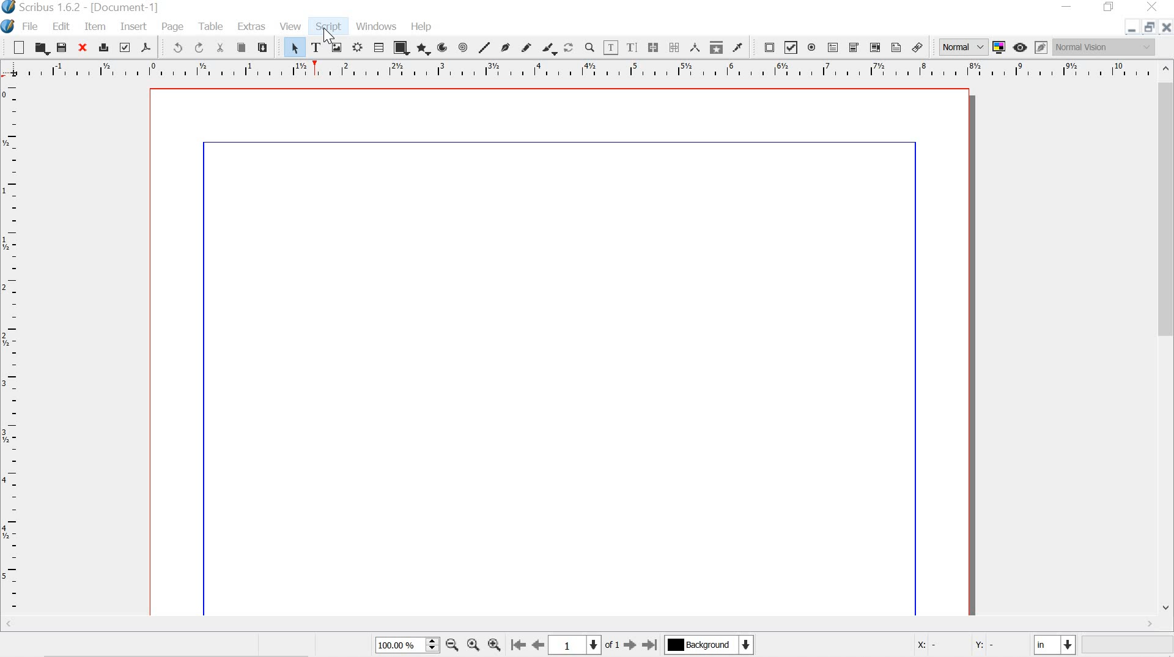 This screenshot has width=1174, height=657. What do you see at coordinates (1052, 645) in the screenshot?
I see `current unit` at bounding box center [1052, 645].